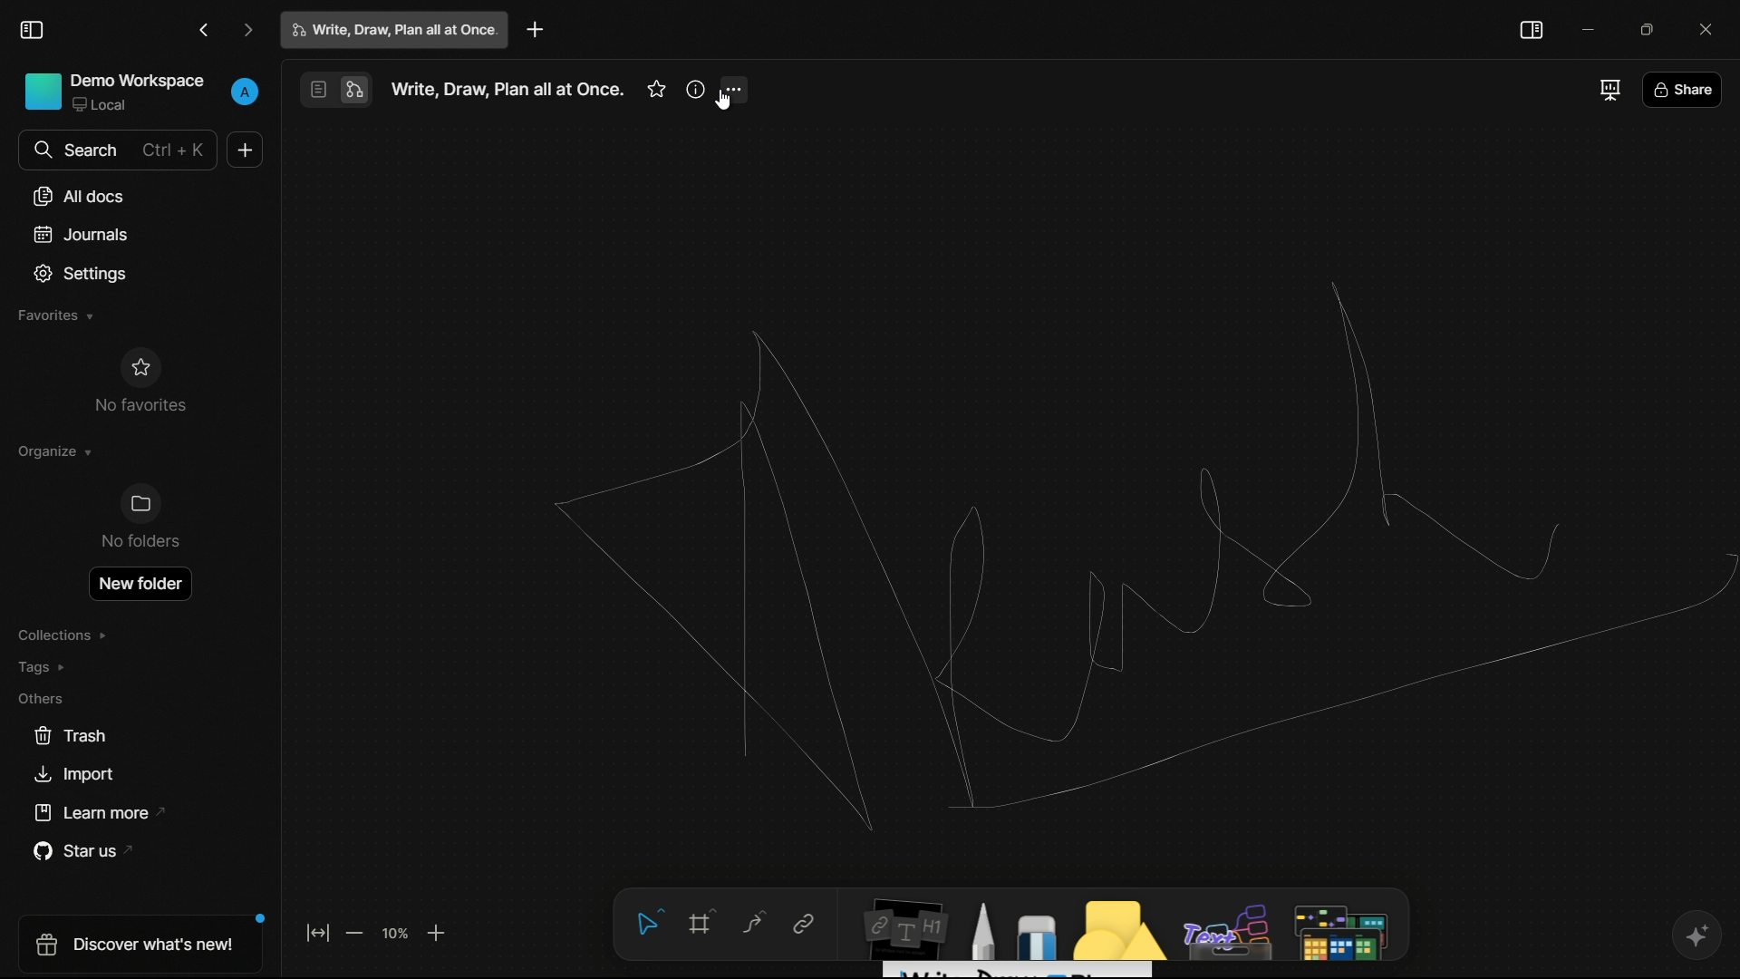  Describe the element at coordinates (900, 927) in the screenshot. I see `notes` at that location.